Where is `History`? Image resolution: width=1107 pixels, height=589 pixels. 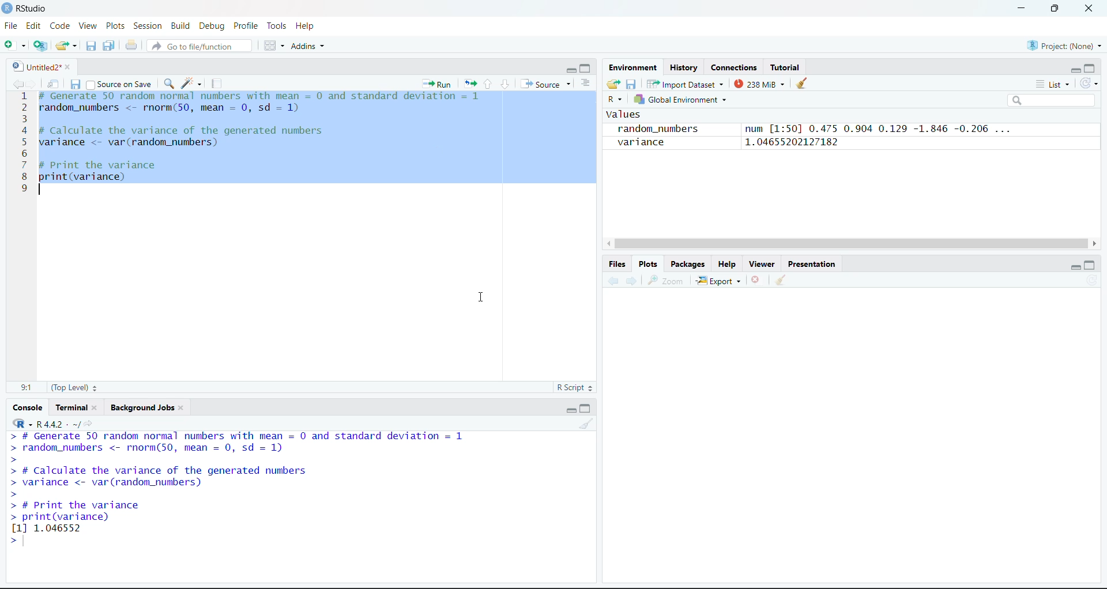
History is located at coordinates (683, 68).